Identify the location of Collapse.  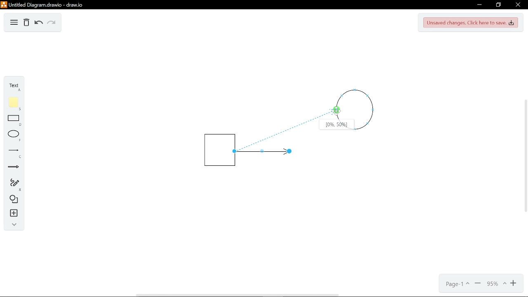
(12, 224).